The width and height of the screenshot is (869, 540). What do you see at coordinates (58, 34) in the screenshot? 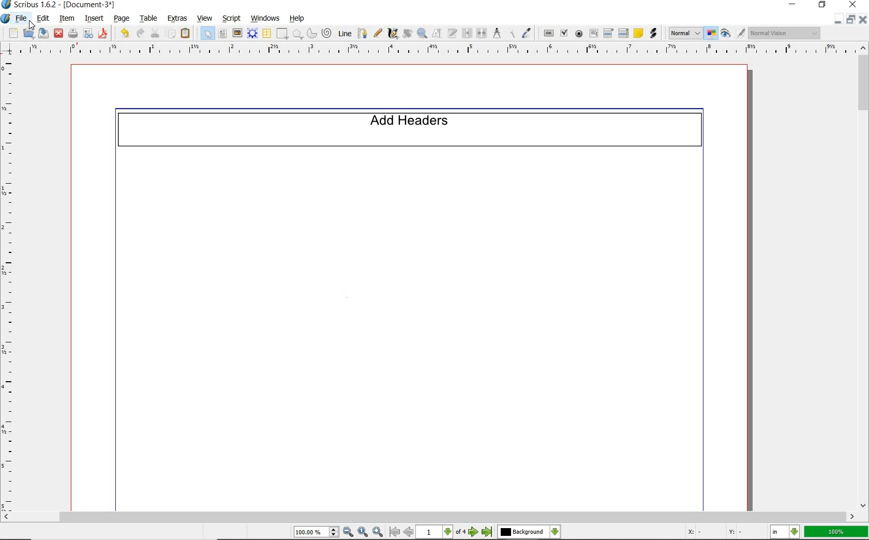
I see `close` at bounding box center [58, 34].